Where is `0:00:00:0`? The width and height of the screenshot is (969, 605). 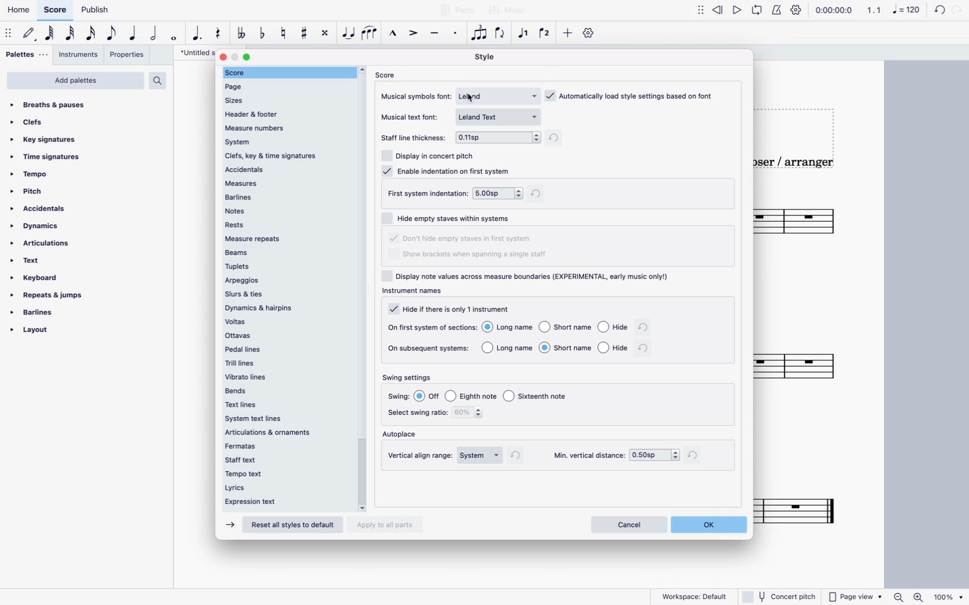 0:00:00:0 is located at coordinates (833, 9).